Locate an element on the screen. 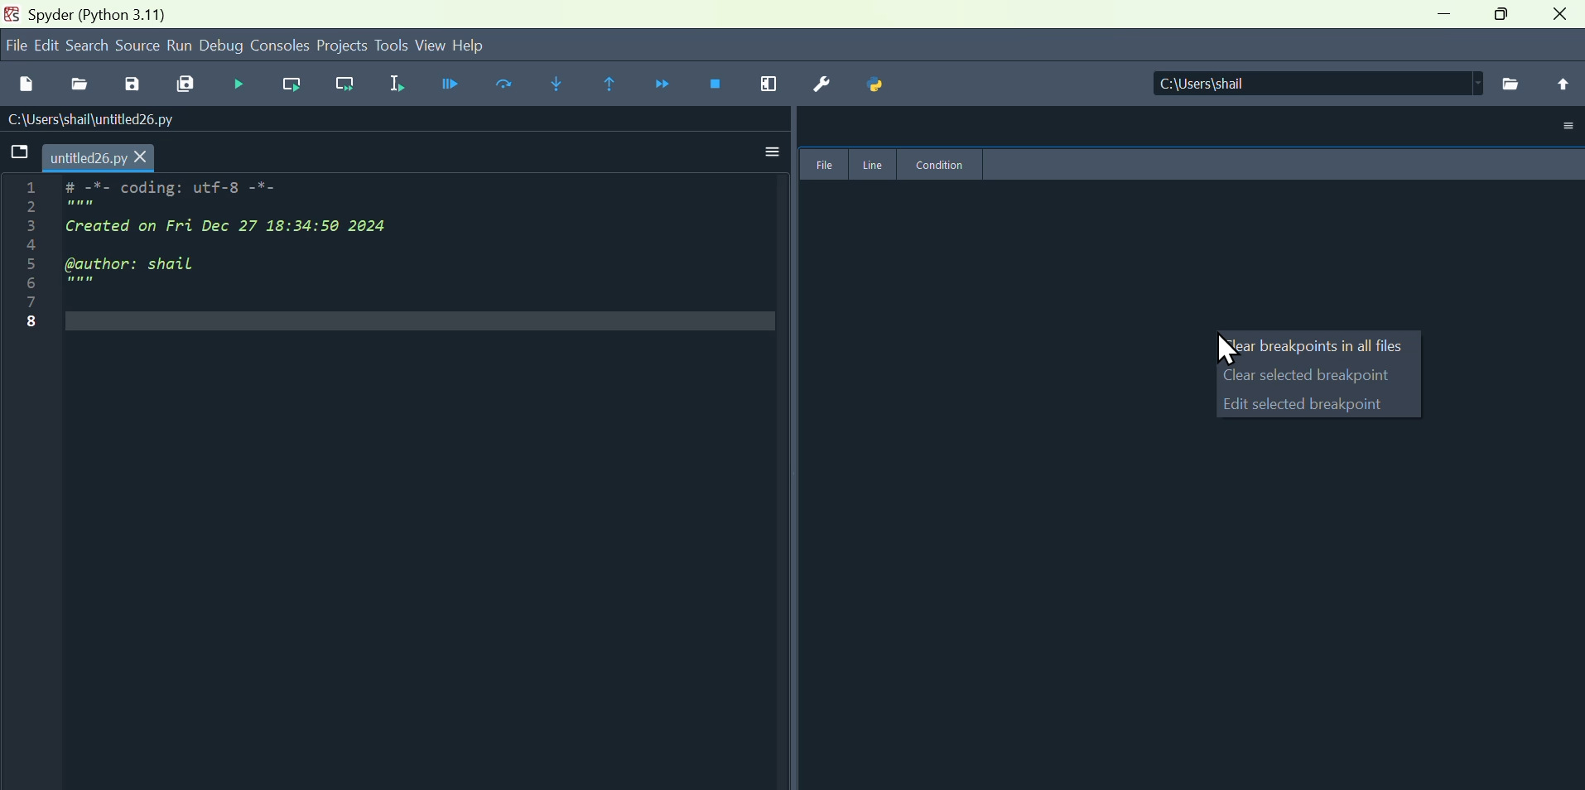 This screenshot has height=790, width=1585. Continue execution until same function returns is located at coordinates (616, 84).